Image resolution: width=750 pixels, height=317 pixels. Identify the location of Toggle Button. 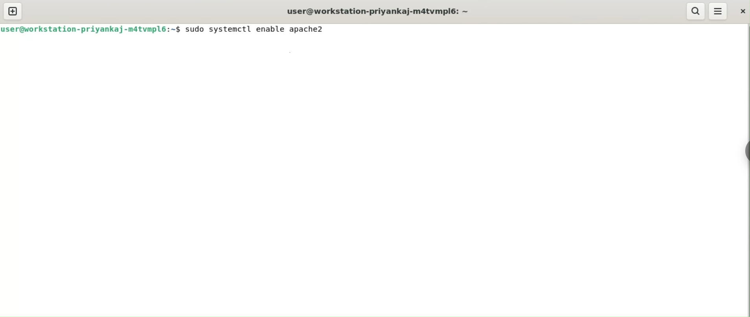
(742, 155).